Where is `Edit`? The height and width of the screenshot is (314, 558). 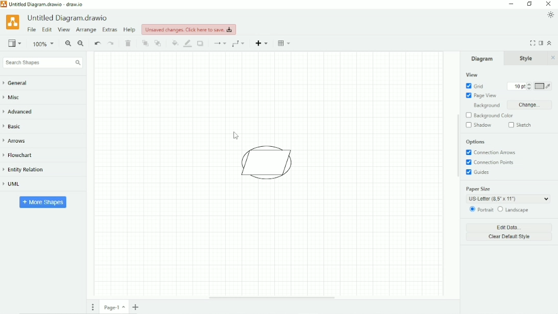 Edit is located at coordinates (46, 30).